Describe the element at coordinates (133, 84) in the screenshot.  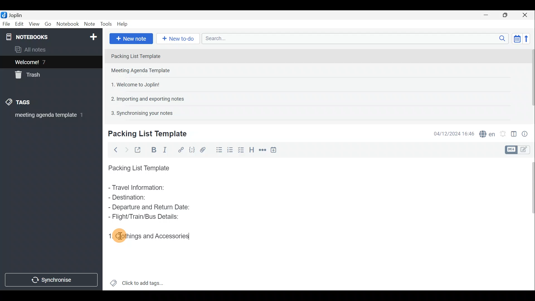
I see `Note 3` at that location.